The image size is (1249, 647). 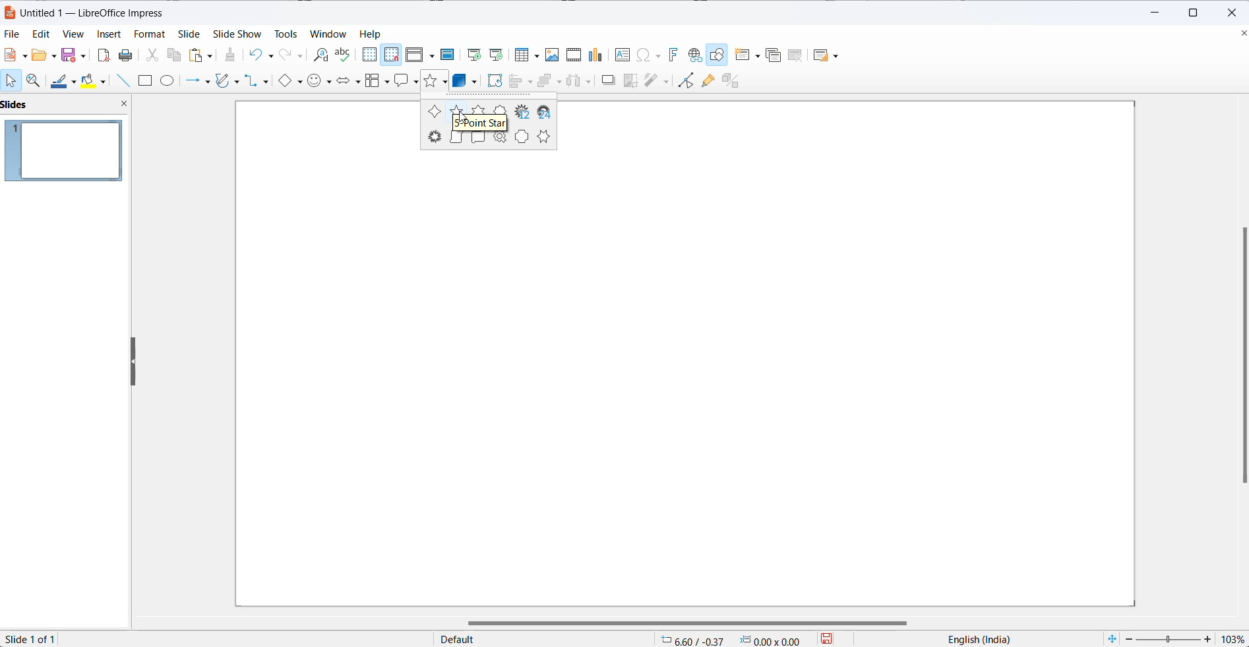 What do you see at coordinates (496, 56) in the screenshot?
I see `start from current slide` at bounding box center [496, 56].